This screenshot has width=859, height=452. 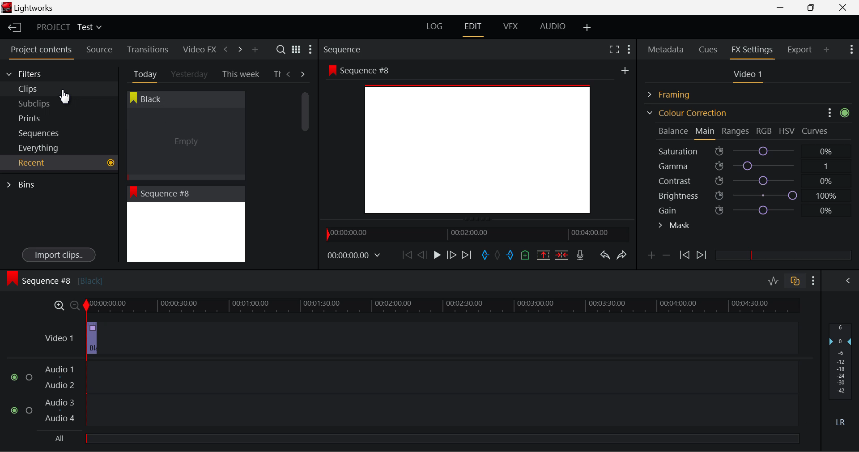 I want to click on Go Back, so click(x=423, y=254).